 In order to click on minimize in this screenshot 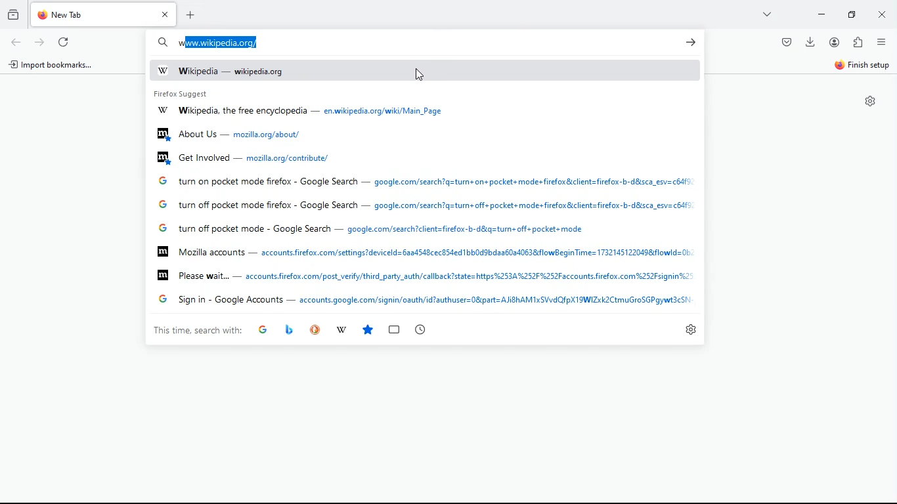, I will do `click(822, 15)`.